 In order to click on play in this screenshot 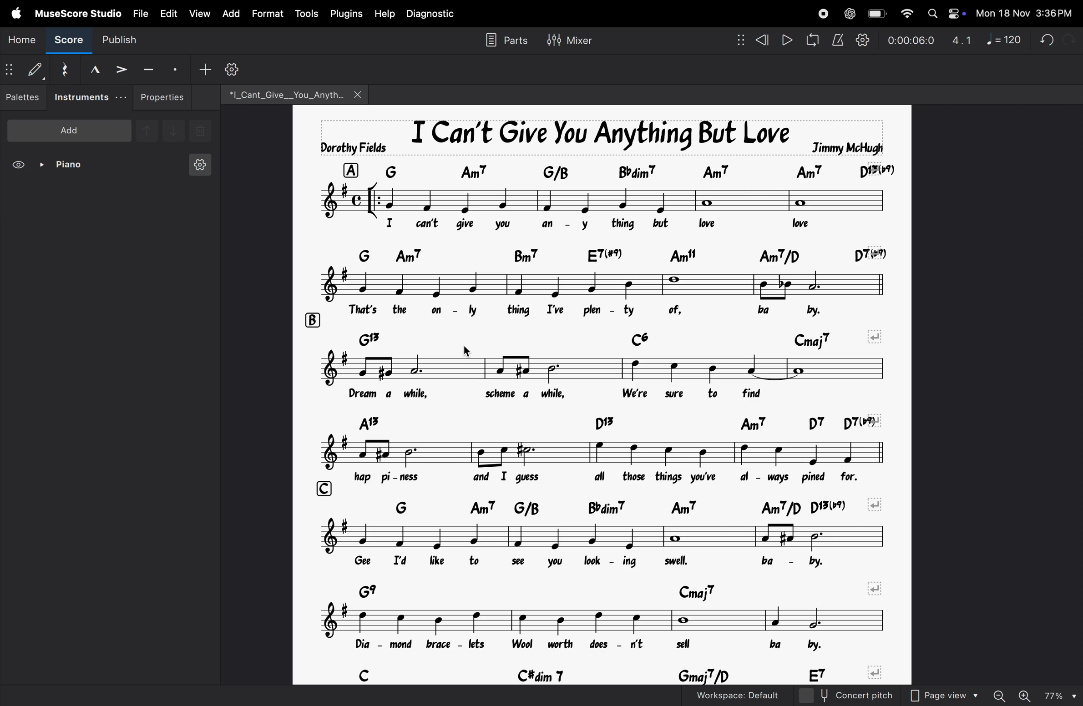, I will do `click(787, 40)`.